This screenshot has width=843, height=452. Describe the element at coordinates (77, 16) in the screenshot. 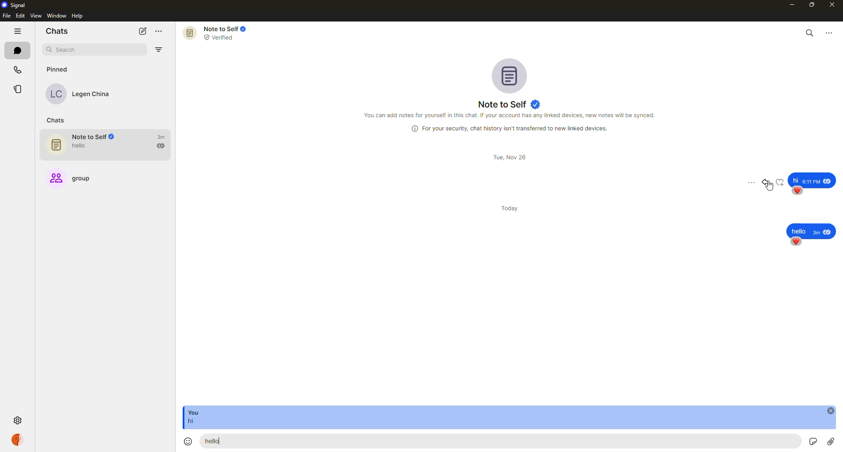

I see `help` at that location.